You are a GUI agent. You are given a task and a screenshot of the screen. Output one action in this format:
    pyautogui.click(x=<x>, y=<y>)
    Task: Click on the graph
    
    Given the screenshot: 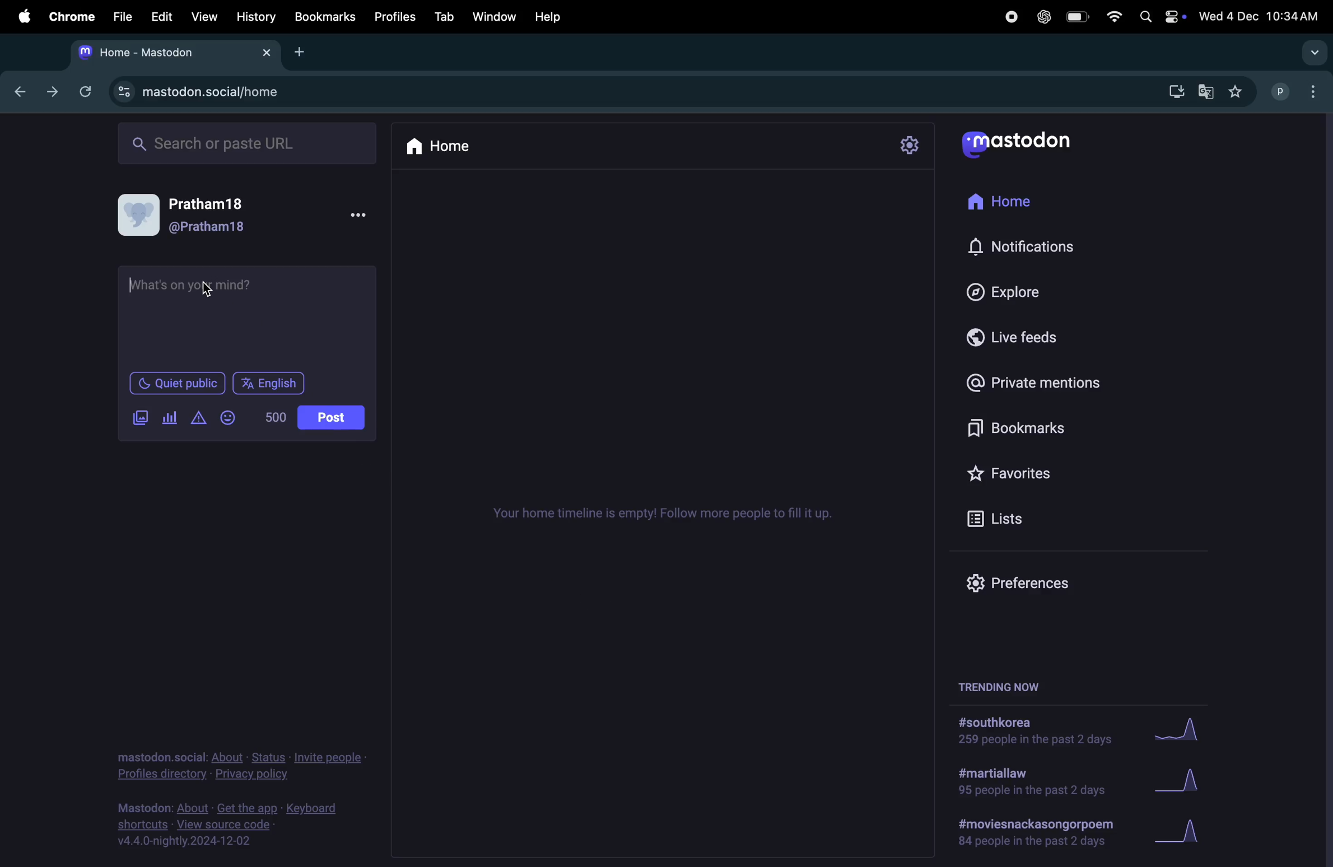 What is the action you would take?
    pyautogui.click(x=1180, y=734)
    